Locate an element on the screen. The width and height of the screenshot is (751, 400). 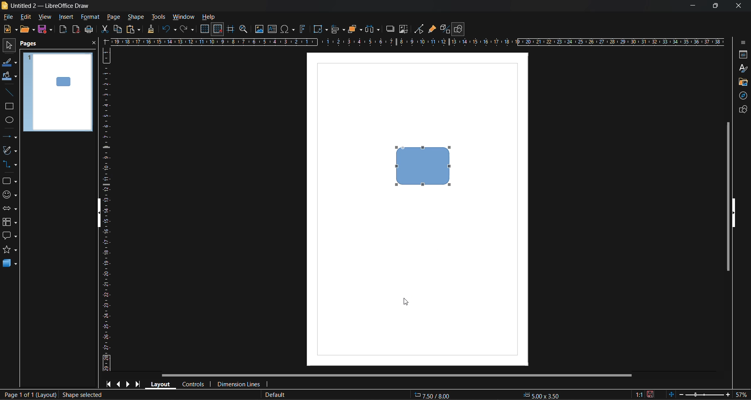
special characters is located at coordinates (288, 29).